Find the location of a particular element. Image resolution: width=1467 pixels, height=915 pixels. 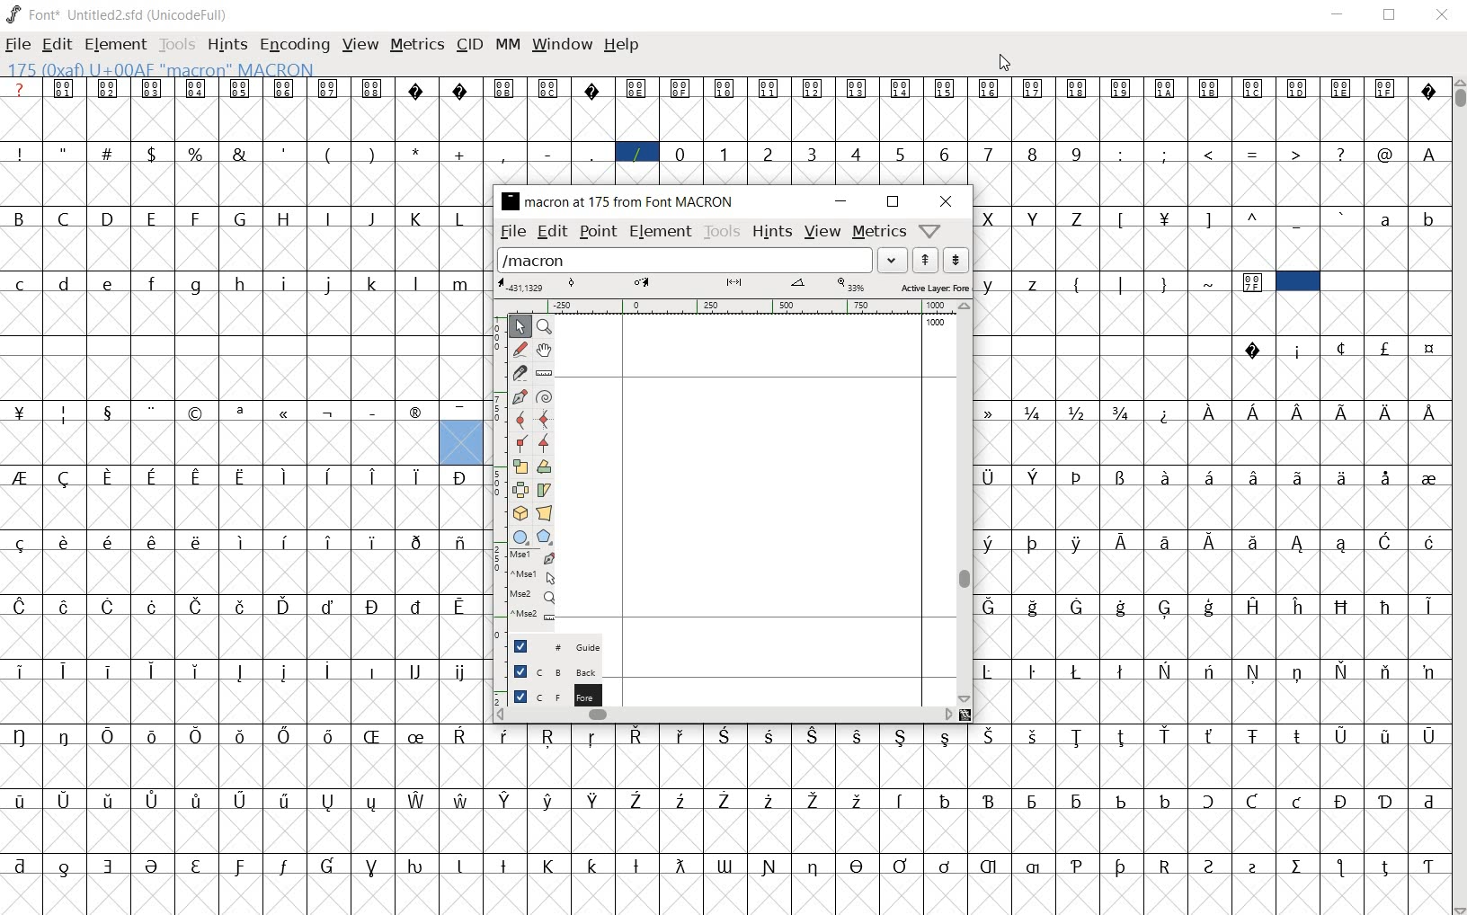

+ is located at coordinates (462, 153).